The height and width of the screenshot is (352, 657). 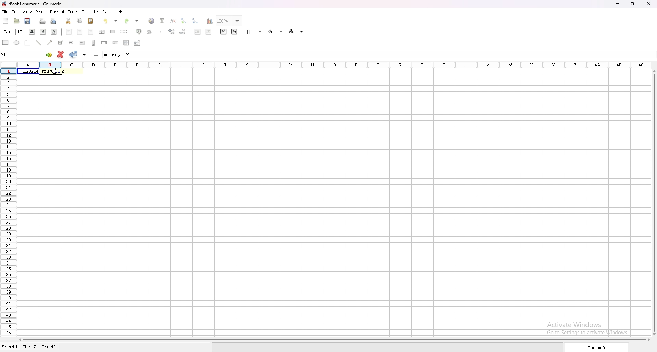 What do you see at coordinates (72, 43) in the screenshot?
I see `radio button` at bounding box center [72, 43].